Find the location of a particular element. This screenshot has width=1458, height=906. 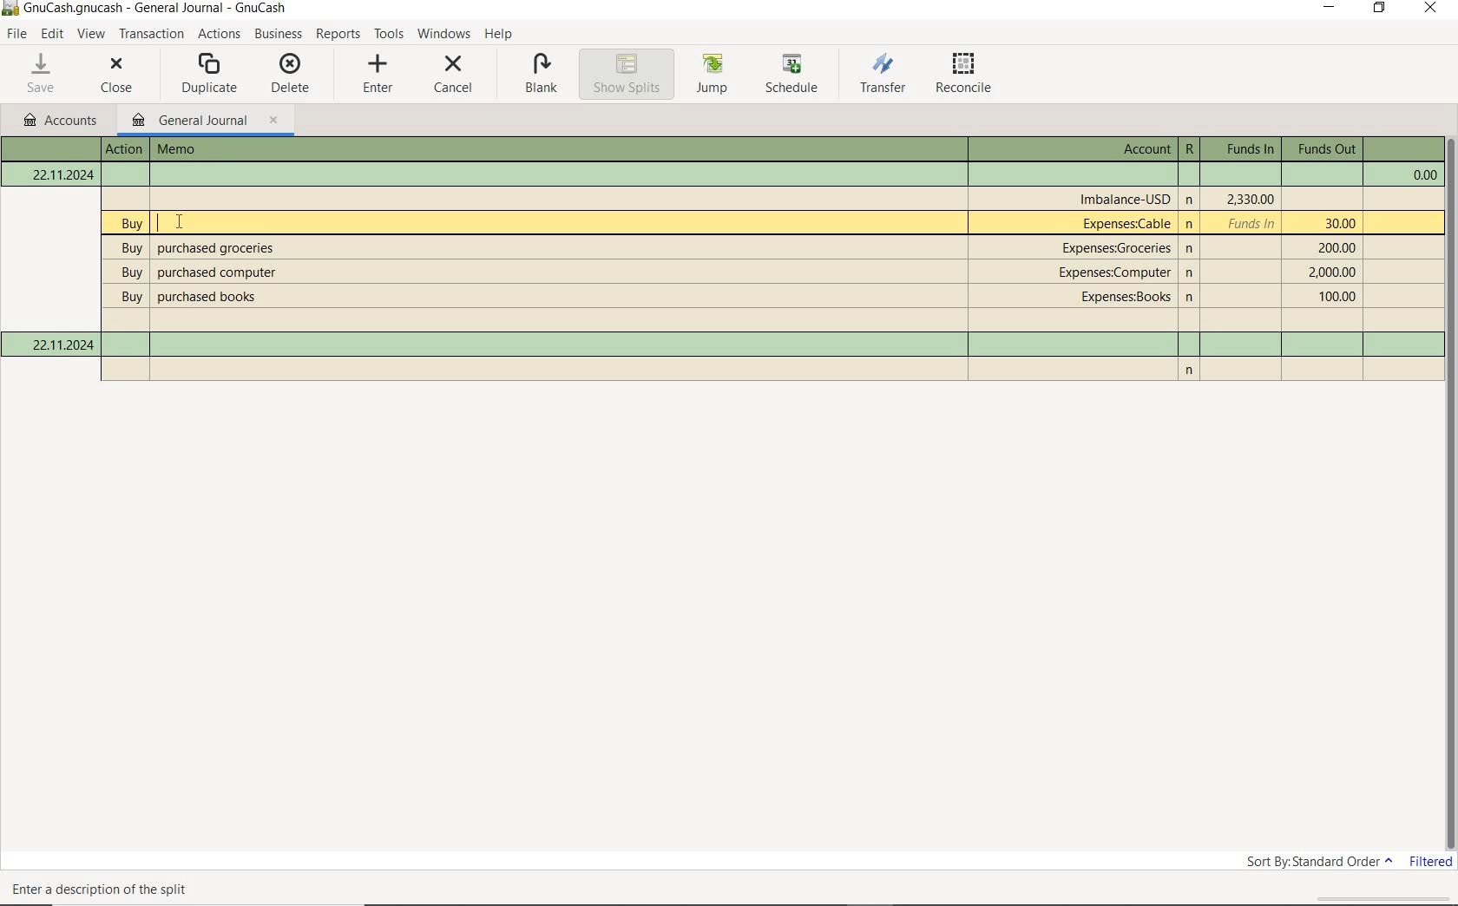

Text is located at coordinates (101, 890).